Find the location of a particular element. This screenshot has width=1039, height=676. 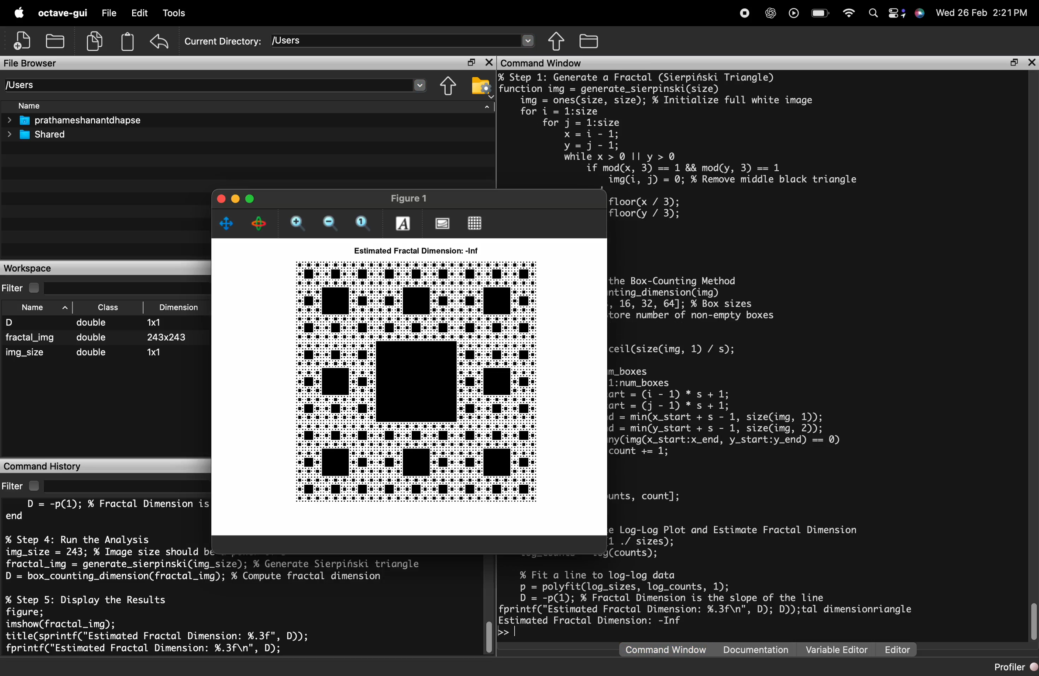

Command Window is located at coordinates (542, 61).